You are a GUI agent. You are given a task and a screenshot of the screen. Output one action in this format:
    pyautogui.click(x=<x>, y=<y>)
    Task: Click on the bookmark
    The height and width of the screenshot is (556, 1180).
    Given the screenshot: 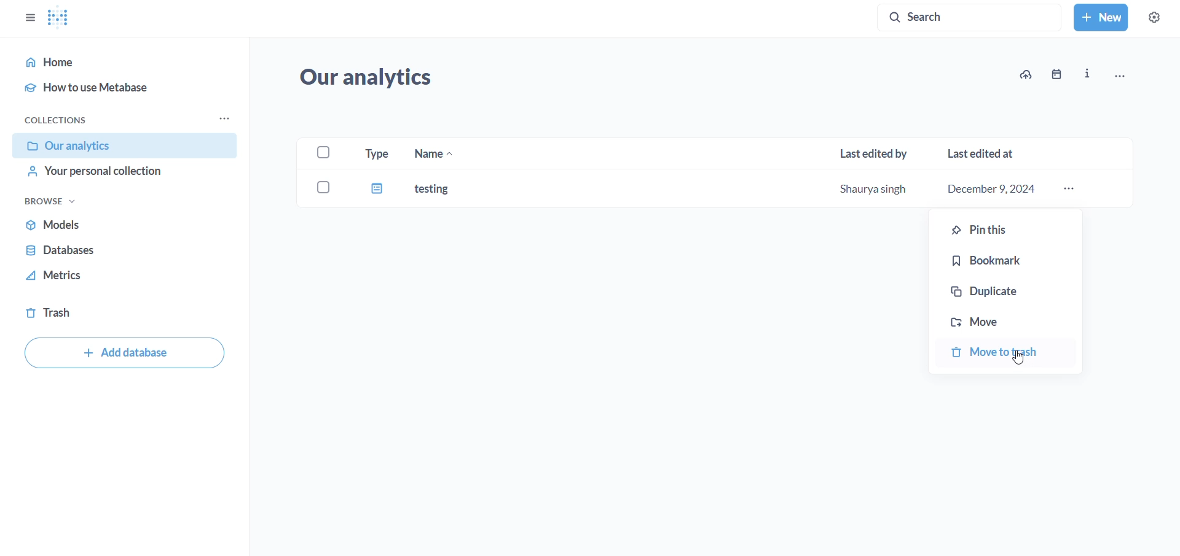 What is the action you would take?
    pyautogui.click(x=1013, y=261)
    